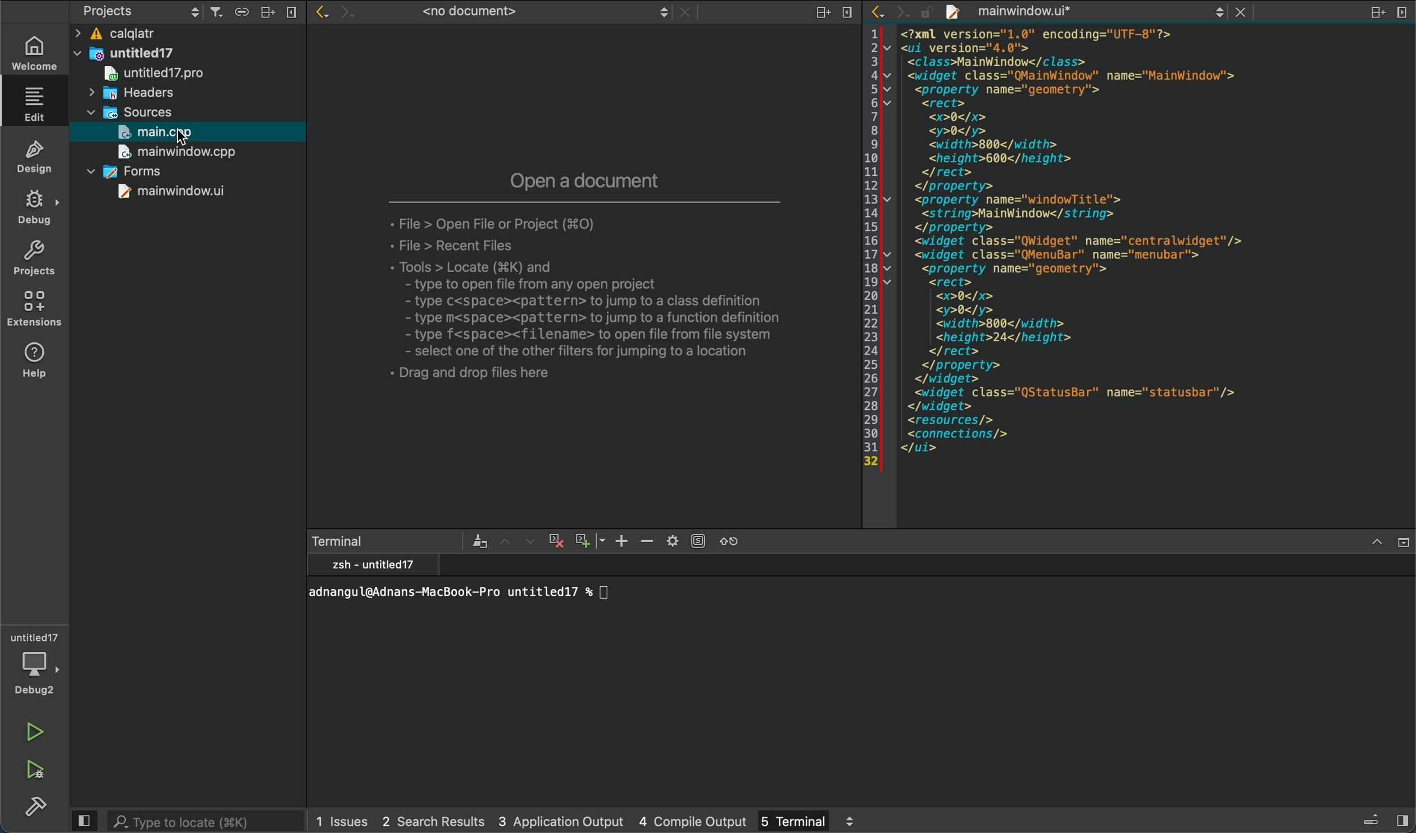 The image size is (1416, 833). I want to click on main window, so click(153, 192).